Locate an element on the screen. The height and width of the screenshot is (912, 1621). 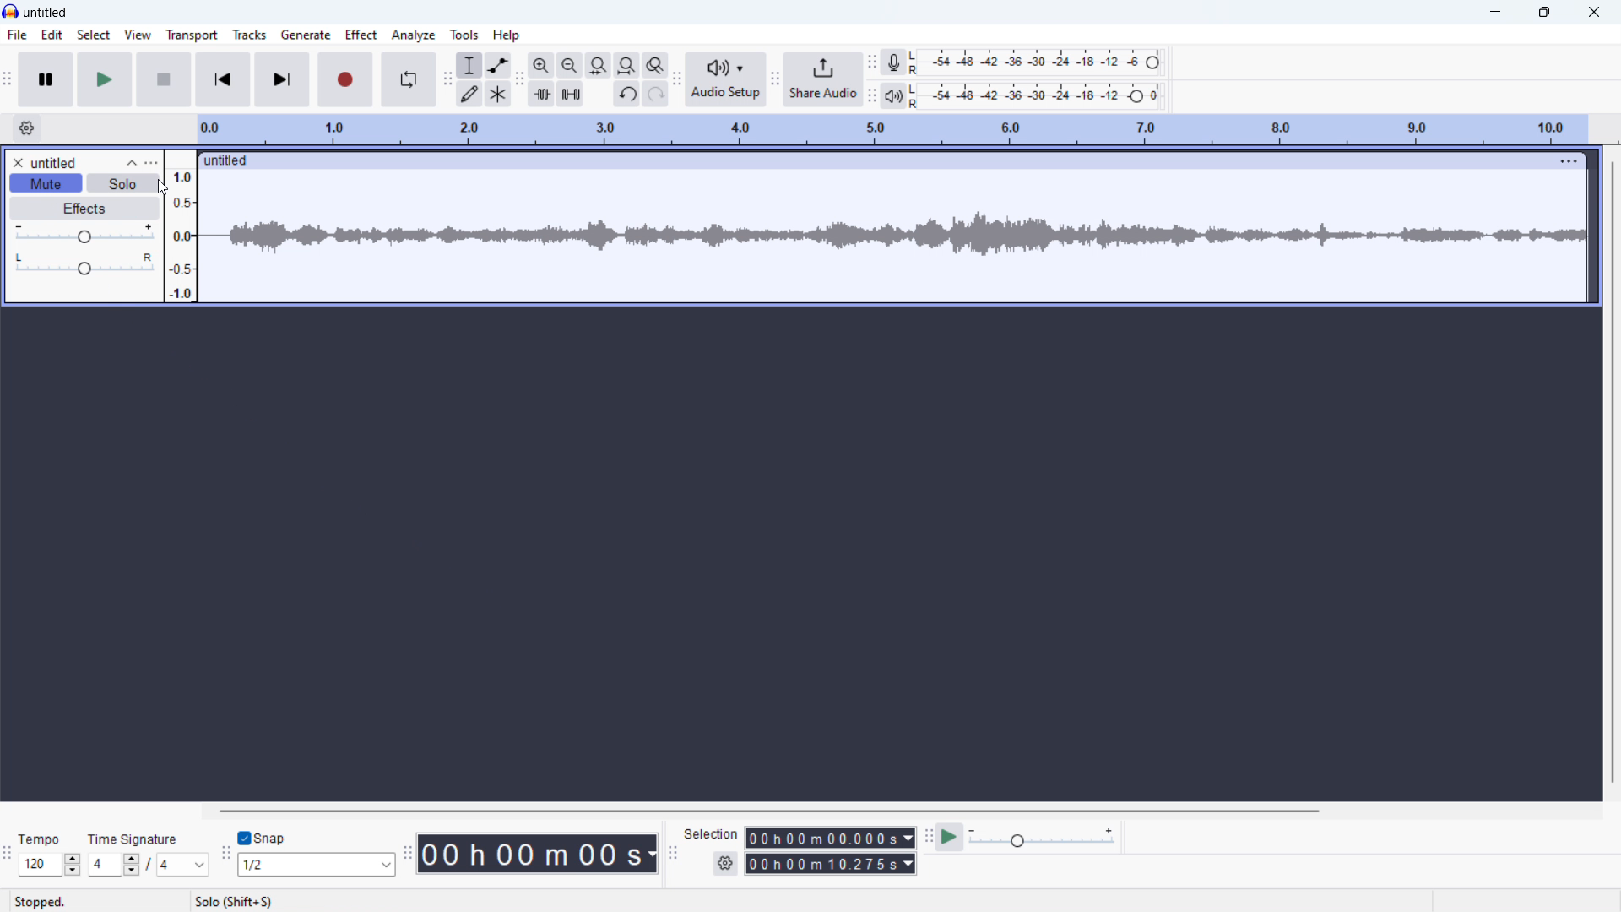
playback level is located at coordinates (1035, 96).